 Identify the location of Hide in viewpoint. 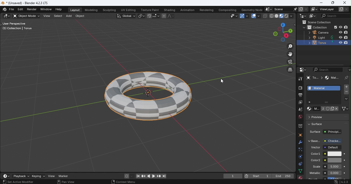
(339, 43).